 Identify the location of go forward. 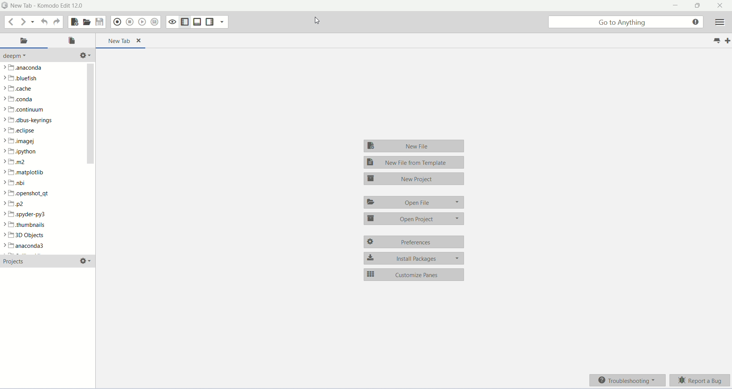
(22, 21).